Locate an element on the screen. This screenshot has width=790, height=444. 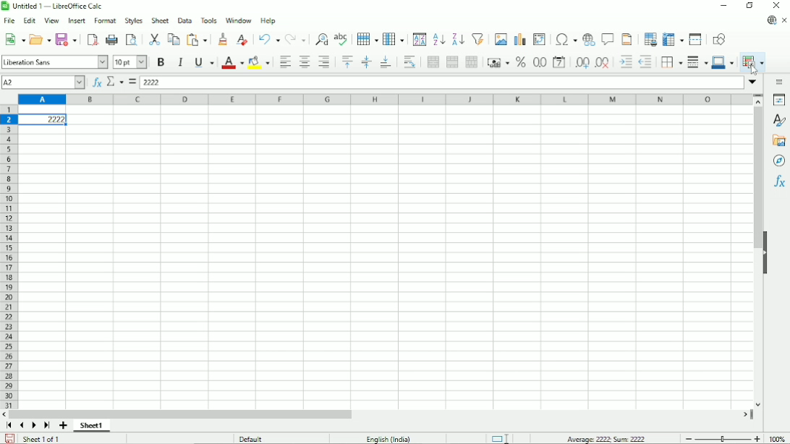
Insert special characters is located at coordinates (564, 38).